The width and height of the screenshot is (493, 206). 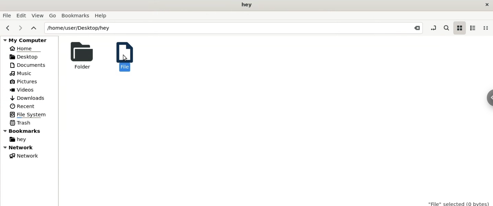 What do you see at coordinates (76, 16) in the screenshot?
I see `bookmarks` at bounding box center [76, 16].